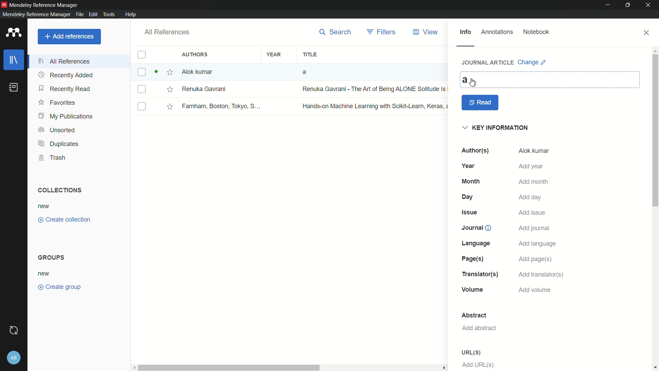  I want to click on year, so click(274, 55).